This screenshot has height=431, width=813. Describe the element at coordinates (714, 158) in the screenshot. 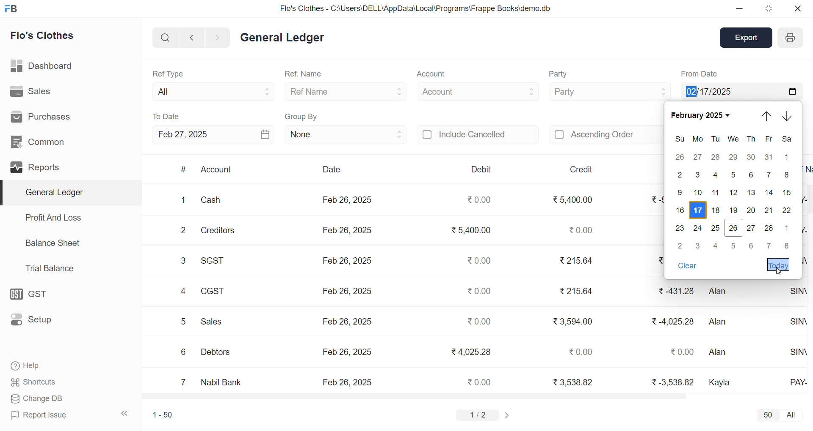

I see `28` at that location.